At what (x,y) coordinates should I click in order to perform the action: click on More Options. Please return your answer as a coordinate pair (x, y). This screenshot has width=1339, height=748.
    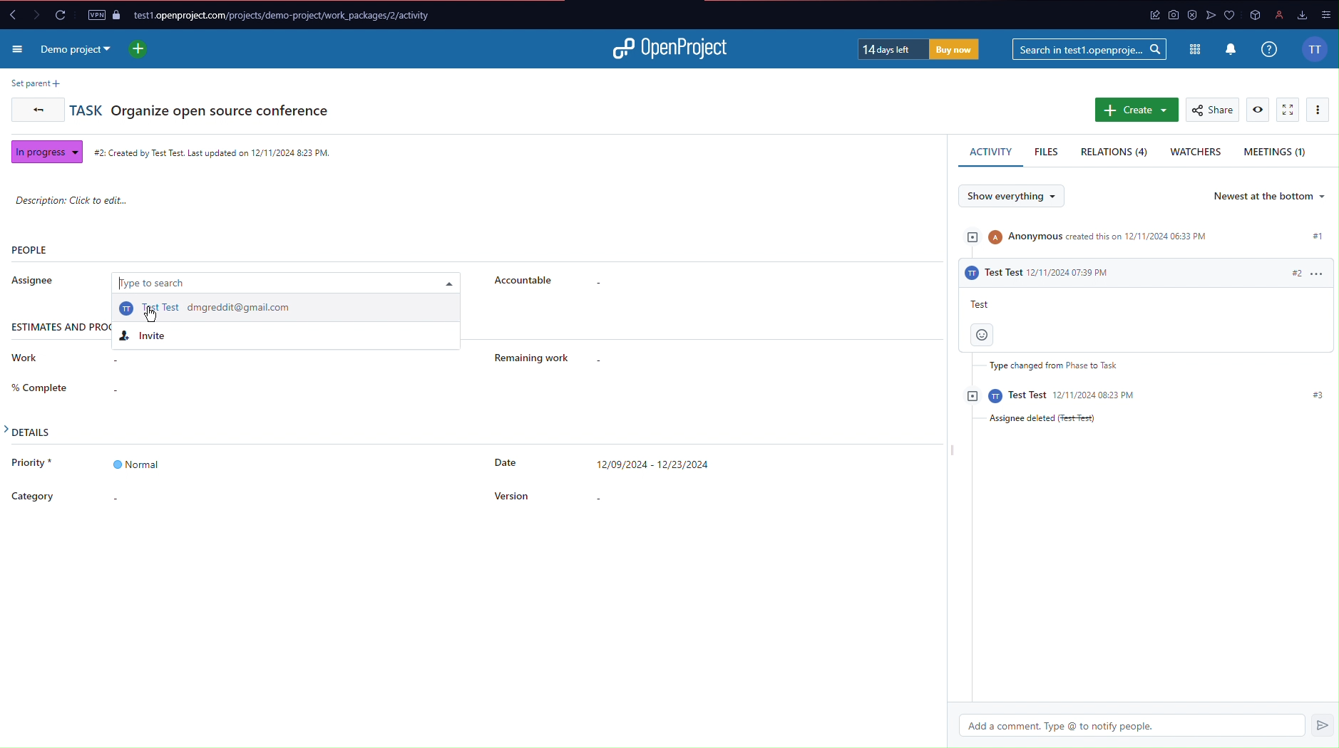
    Looking at the image, I should click on (1320, 110).